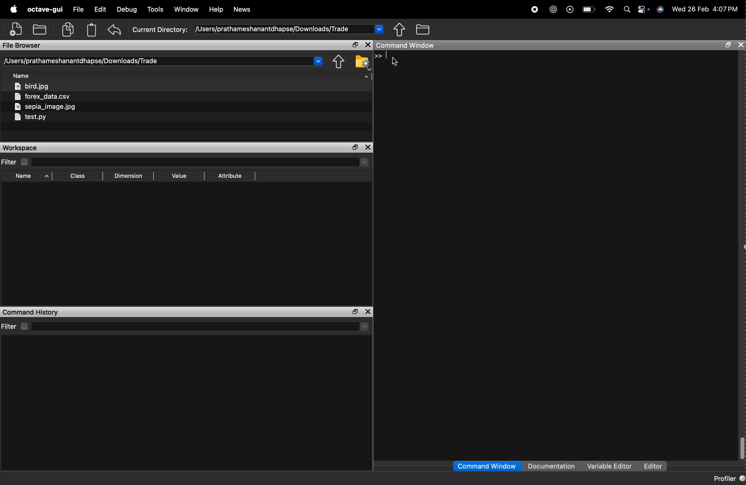 This screenshot has height=485, width=746. What do you see at coordinates (30, 117) in the screenshot?
I see ` test.py` at bounding box center [30, 117].